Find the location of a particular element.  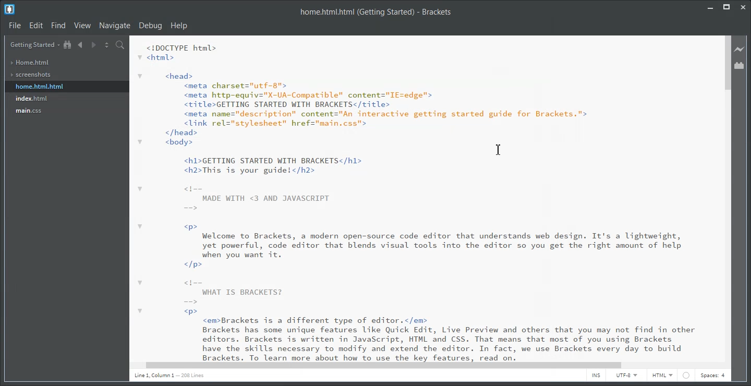

index.html is located at coordinates (31, 99).